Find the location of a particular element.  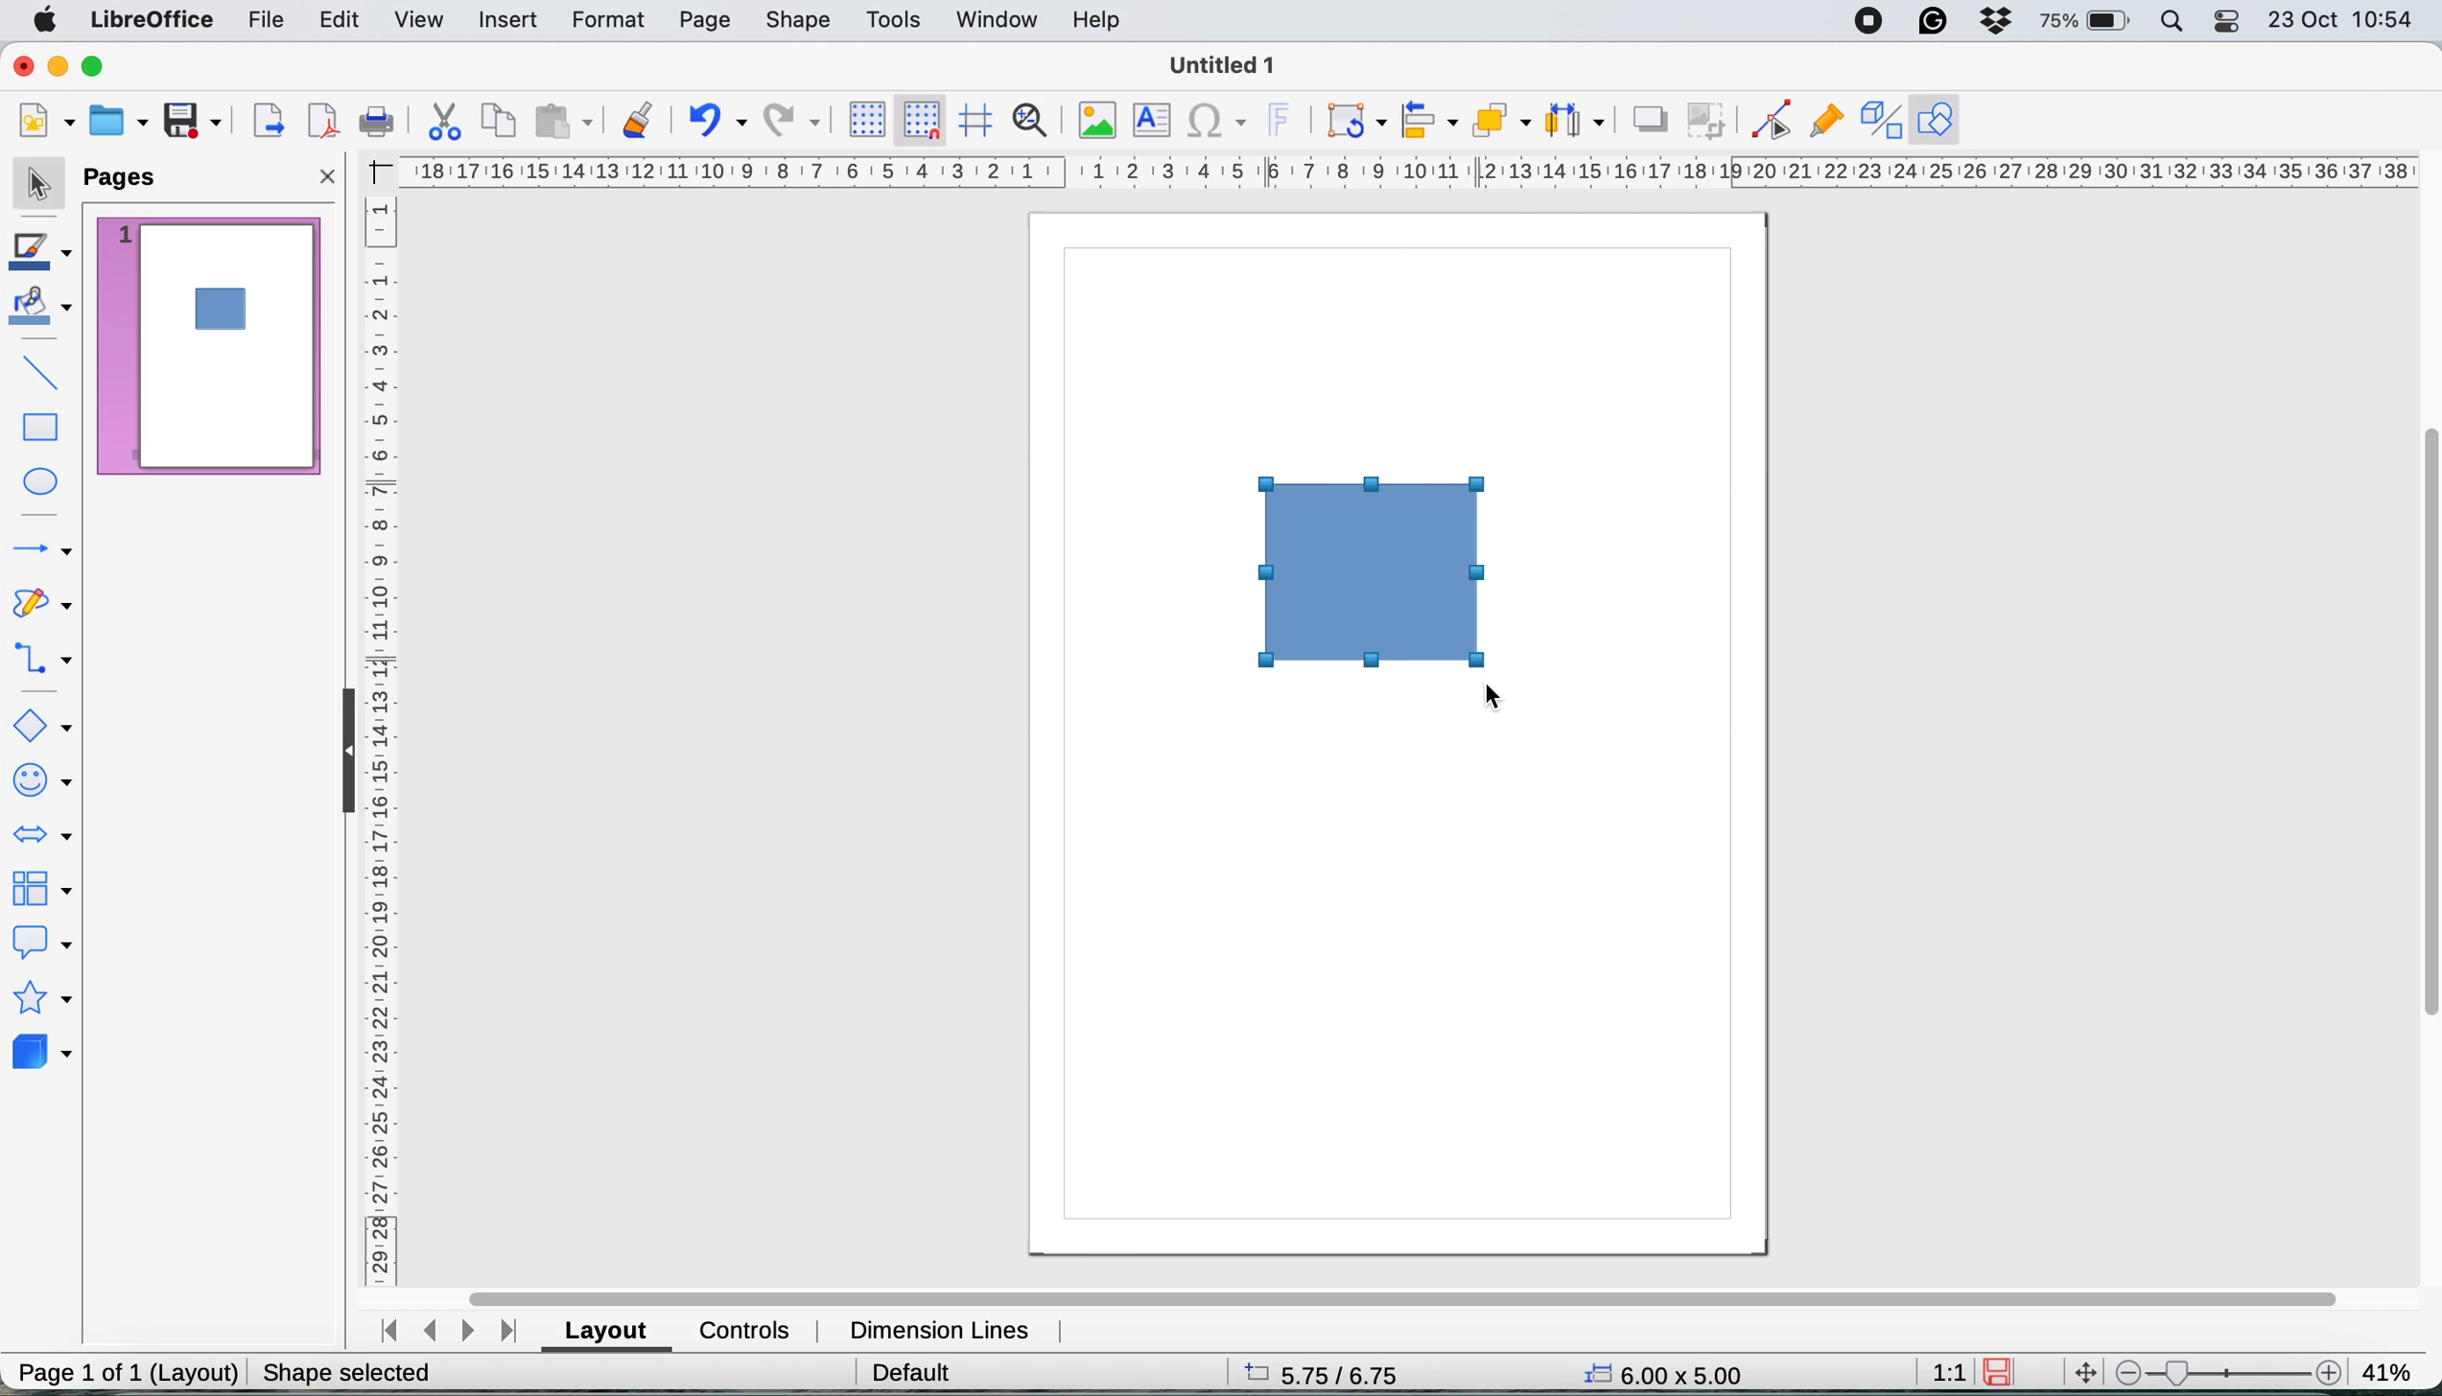

dropbox is located at coordinates (1994, 20).